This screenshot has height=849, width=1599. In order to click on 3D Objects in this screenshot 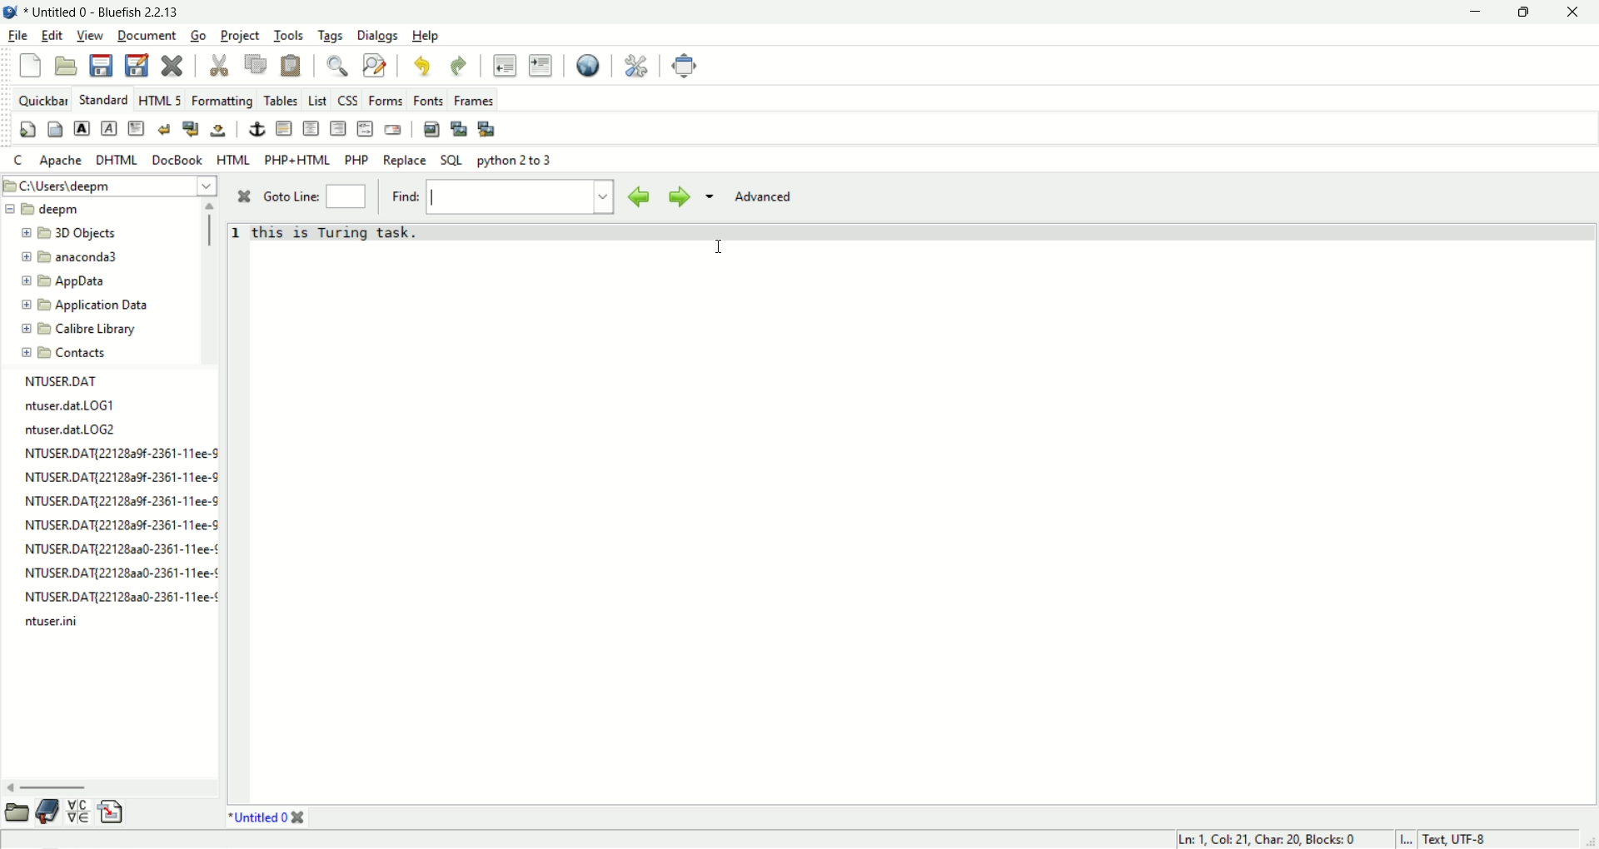, I will do `click(77, 235)`.